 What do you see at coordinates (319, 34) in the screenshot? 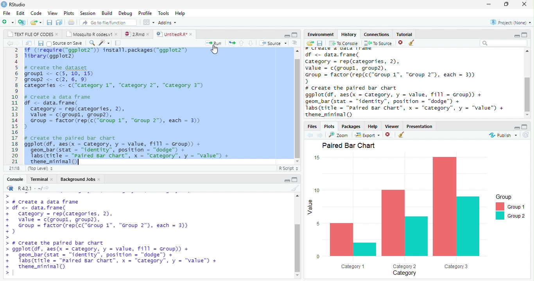
I see `environment` at bounding box center [319, 34].